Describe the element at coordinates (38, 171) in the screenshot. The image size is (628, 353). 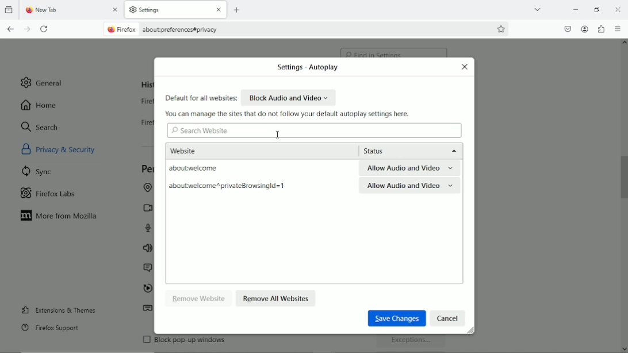
I see `sync` at that location.